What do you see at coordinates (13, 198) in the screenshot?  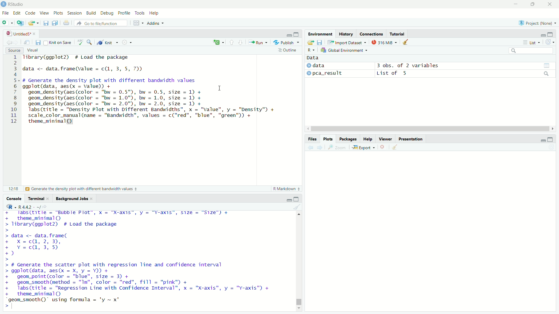 I see `Console` at bounding box center [13, 198].